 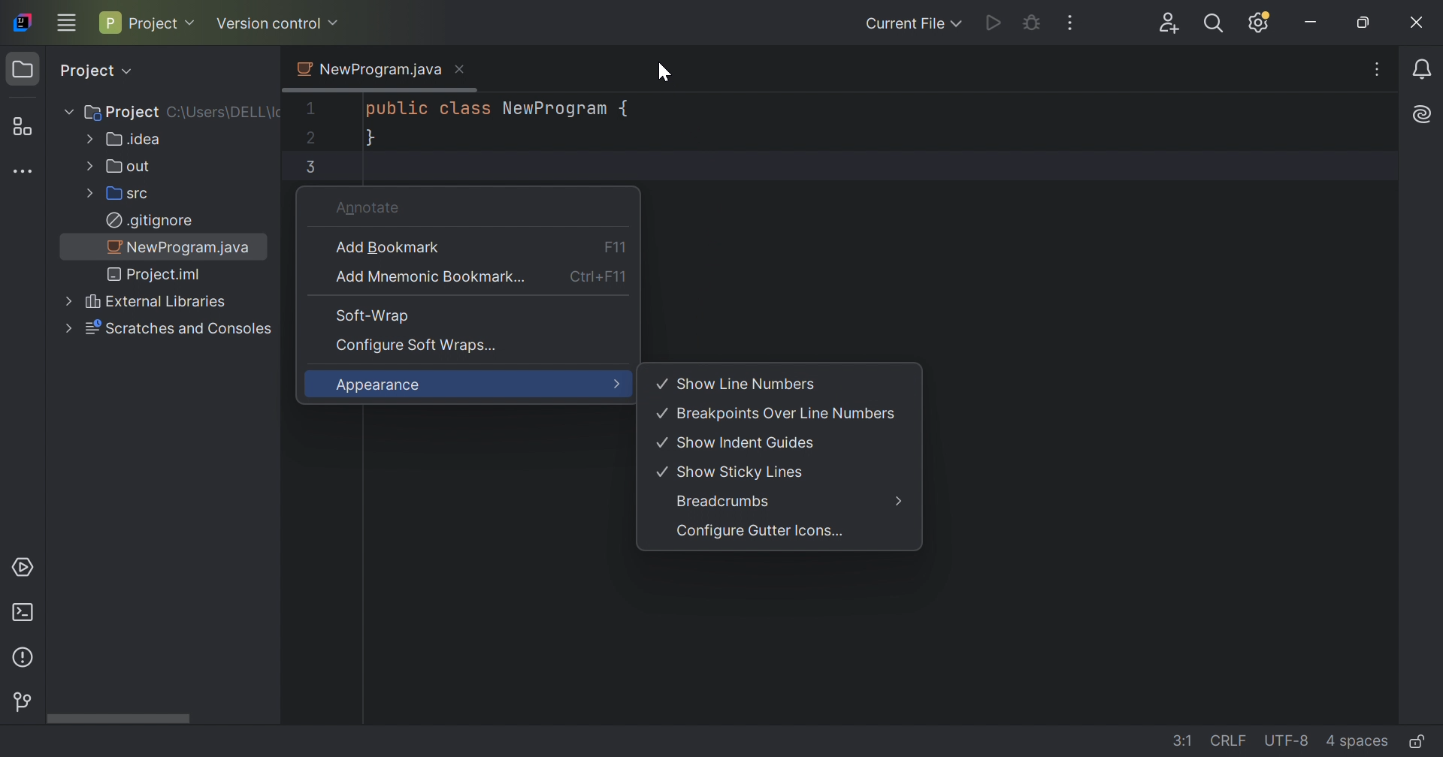 I want to click on Search everywhere, so click(x=1212, y=26).